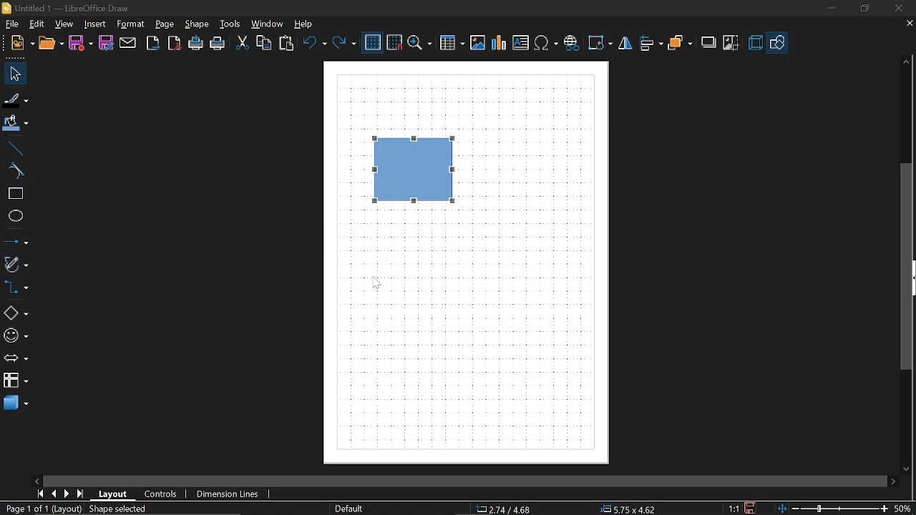 This screenshot has height=515, width=916. Describe the element at coordinates (651, 44) in the screenshot. I see `Allign` at that location.